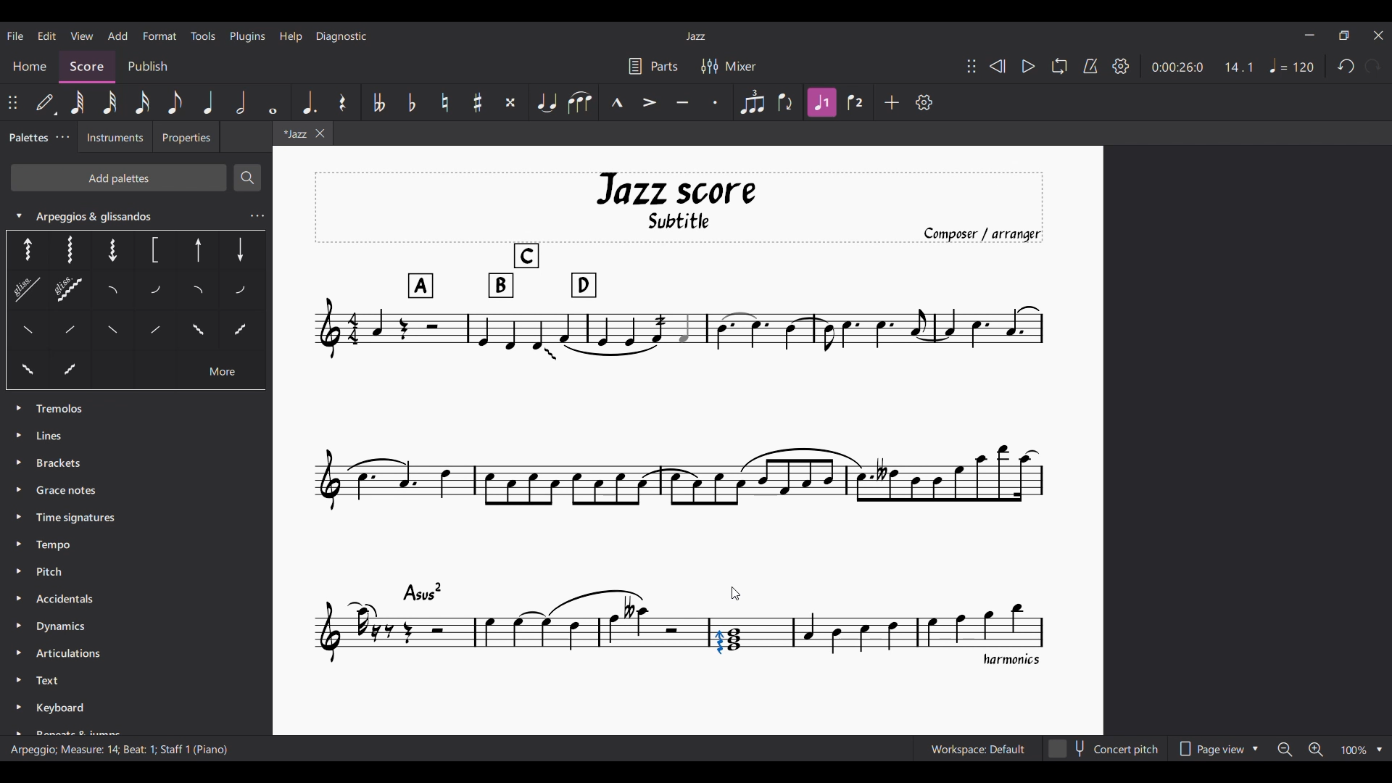 The image size is (1392, 783). I want to click on Quarter note, so click(209, 102).